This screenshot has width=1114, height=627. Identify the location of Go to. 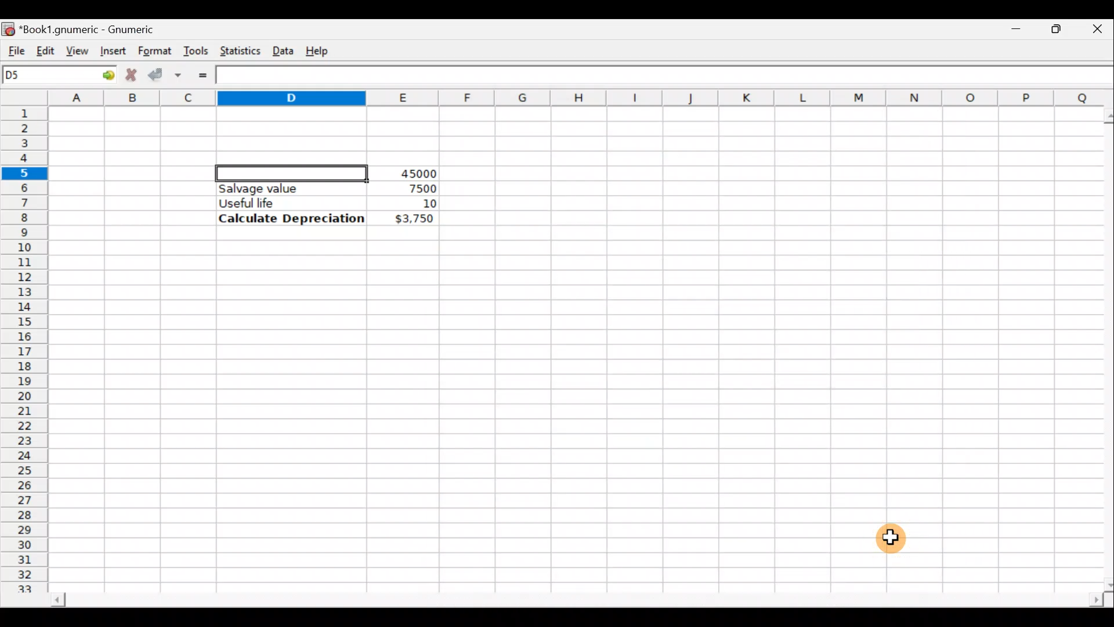
(104, 75).